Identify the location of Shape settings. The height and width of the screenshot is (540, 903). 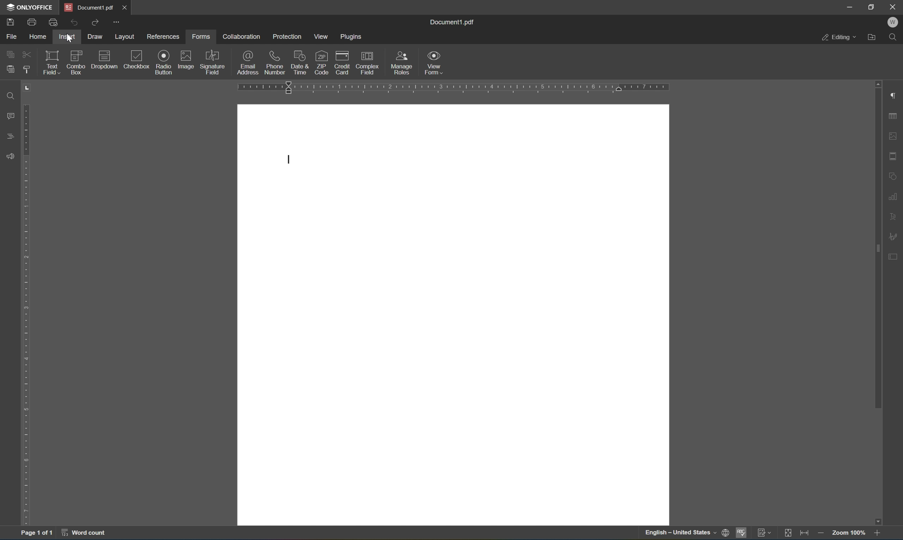
(894, 175).